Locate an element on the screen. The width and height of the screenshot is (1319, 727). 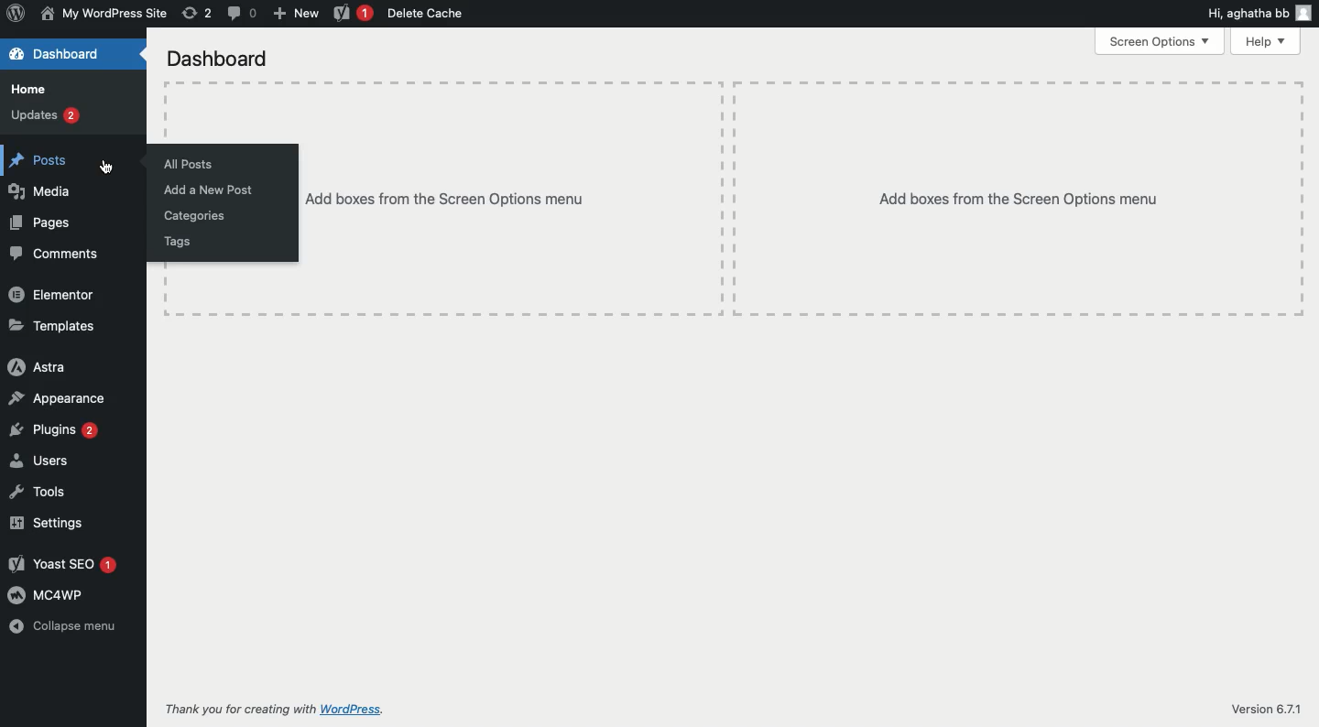
Categories is located at coordinates (191, 217).